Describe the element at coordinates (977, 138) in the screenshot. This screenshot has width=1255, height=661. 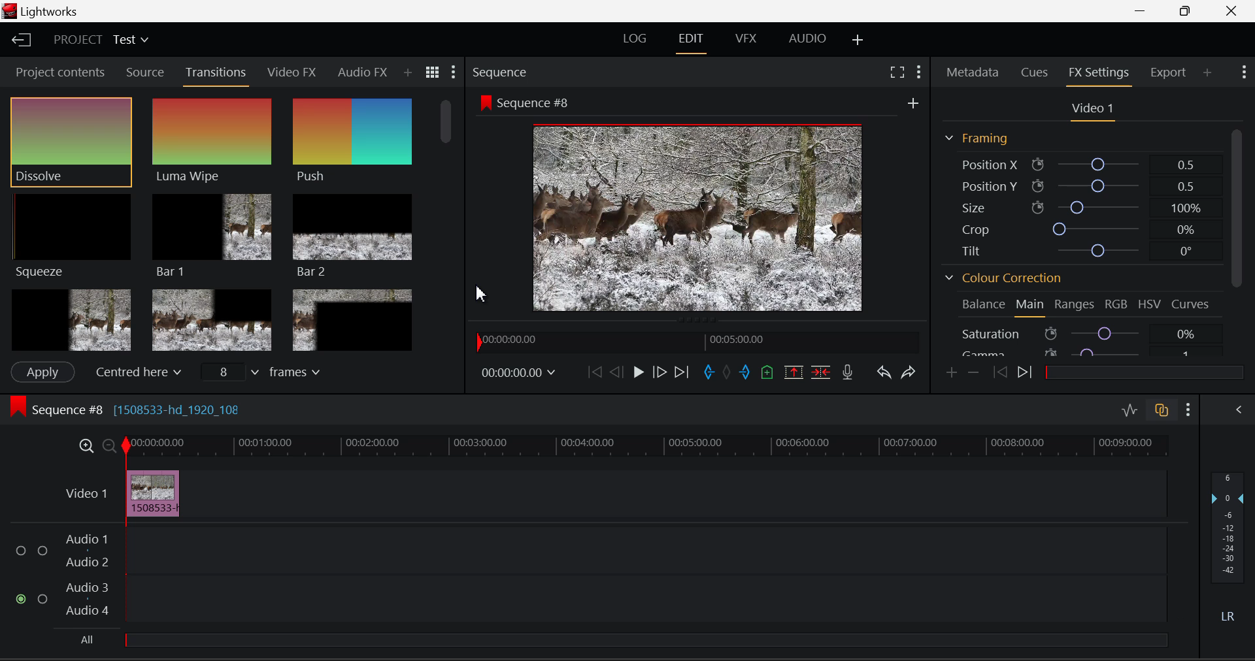
I see `Framing Section` at that location.